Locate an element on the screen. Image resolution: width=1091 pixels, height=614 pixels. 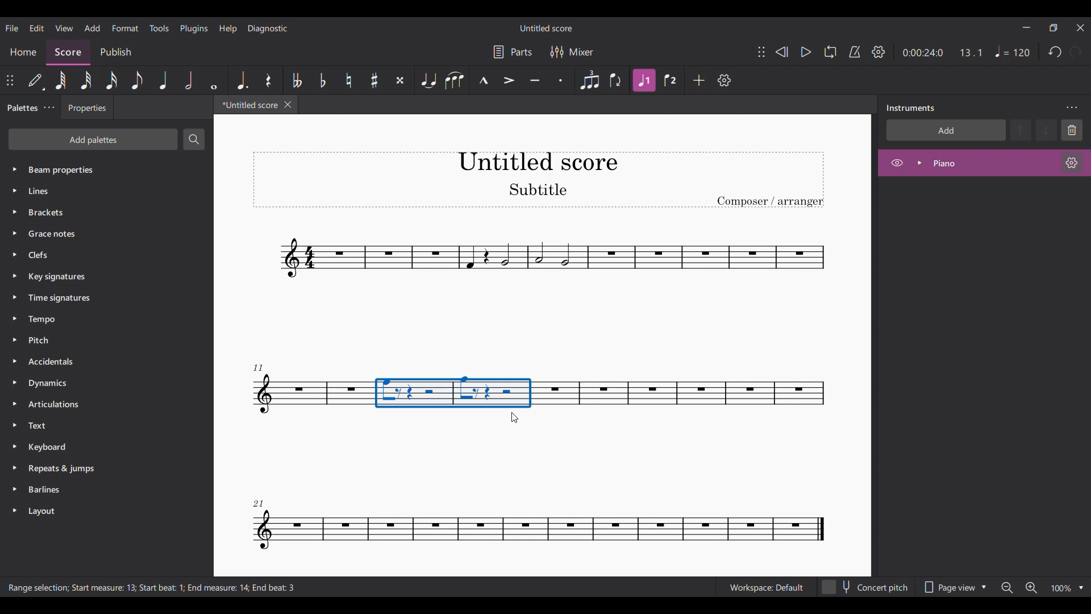
Delete is located at coordinates (1072, 130).